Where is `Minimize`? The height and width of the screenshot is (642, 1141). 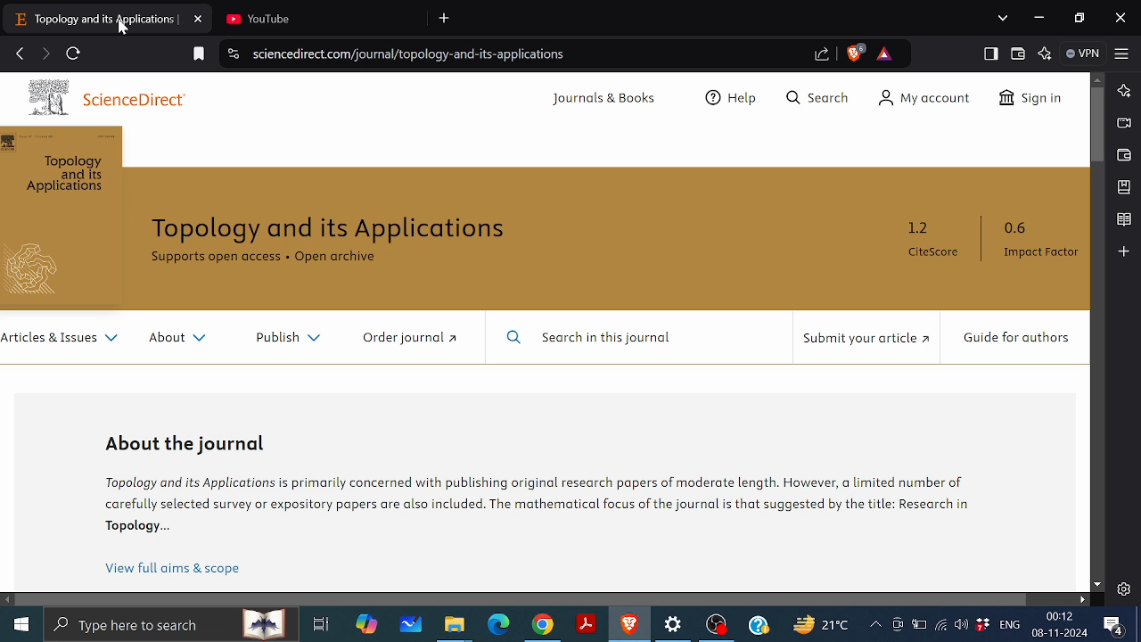 Minimize is located at coordinates (1038, 16).